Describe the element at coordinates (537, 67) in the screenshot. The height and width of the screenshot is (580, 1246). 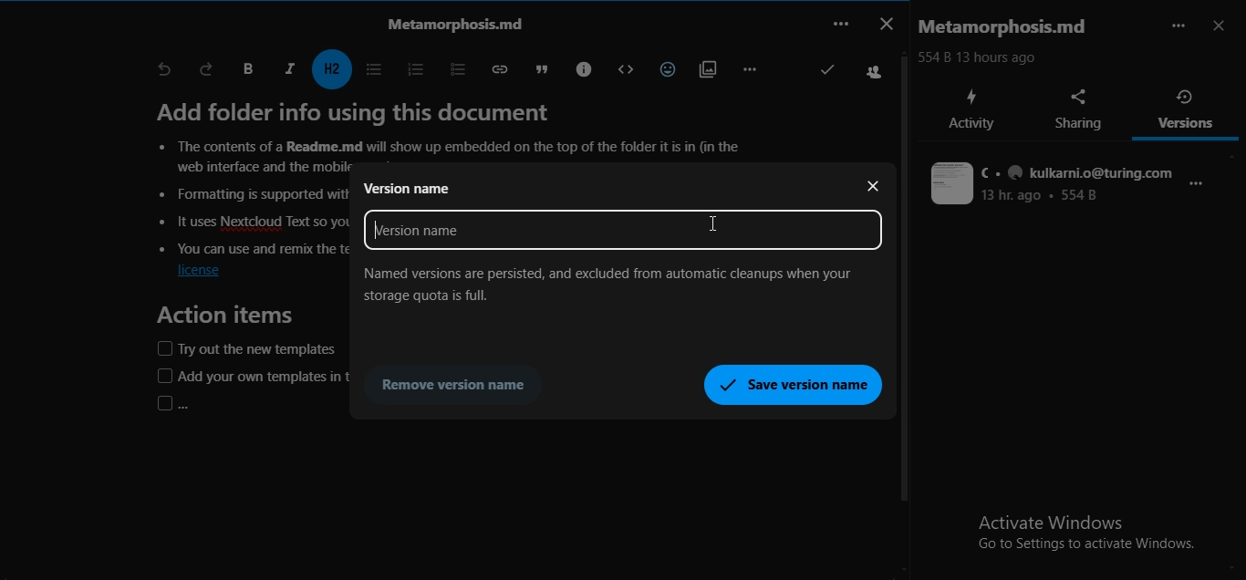
I see `blockquote` at that location.